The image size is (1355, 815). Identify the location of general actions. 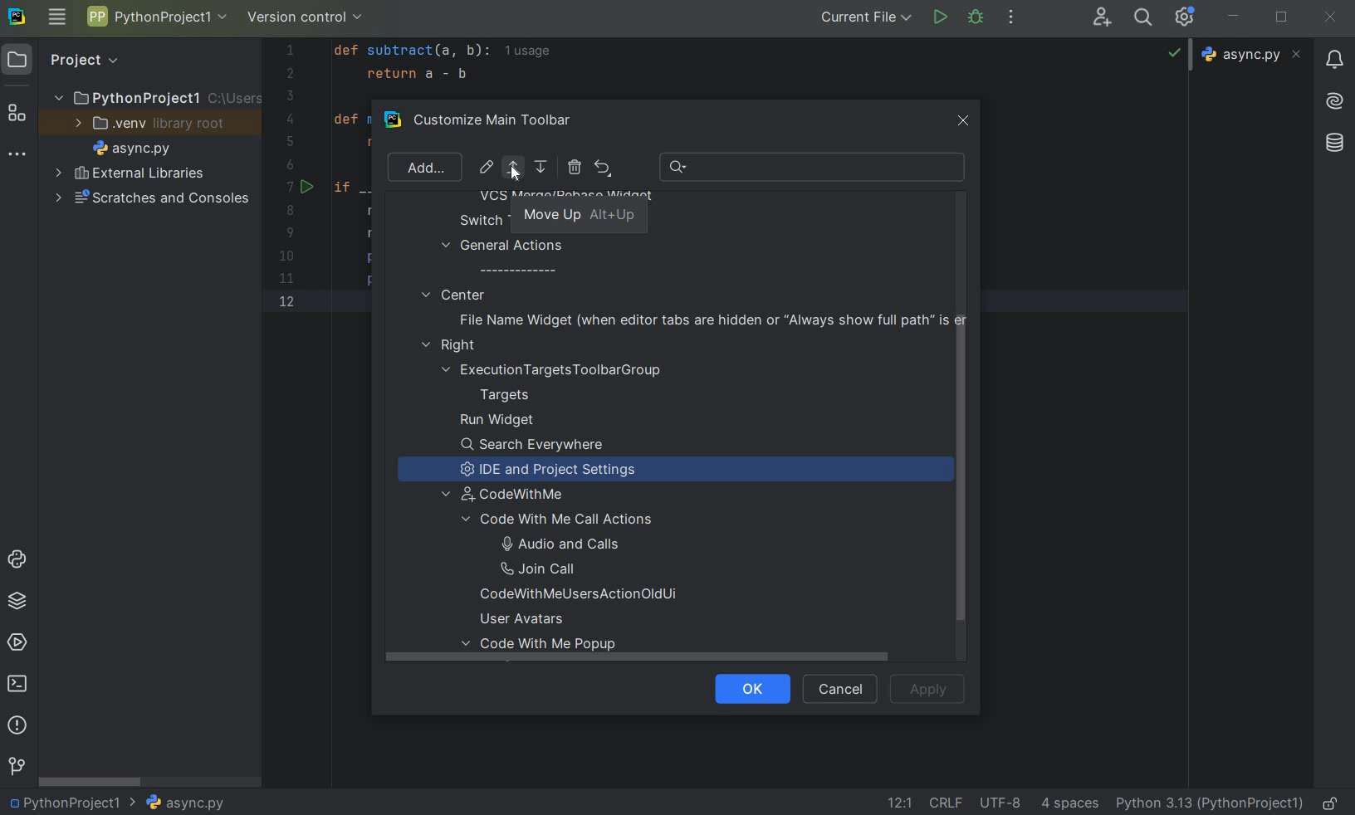
(503, 257).